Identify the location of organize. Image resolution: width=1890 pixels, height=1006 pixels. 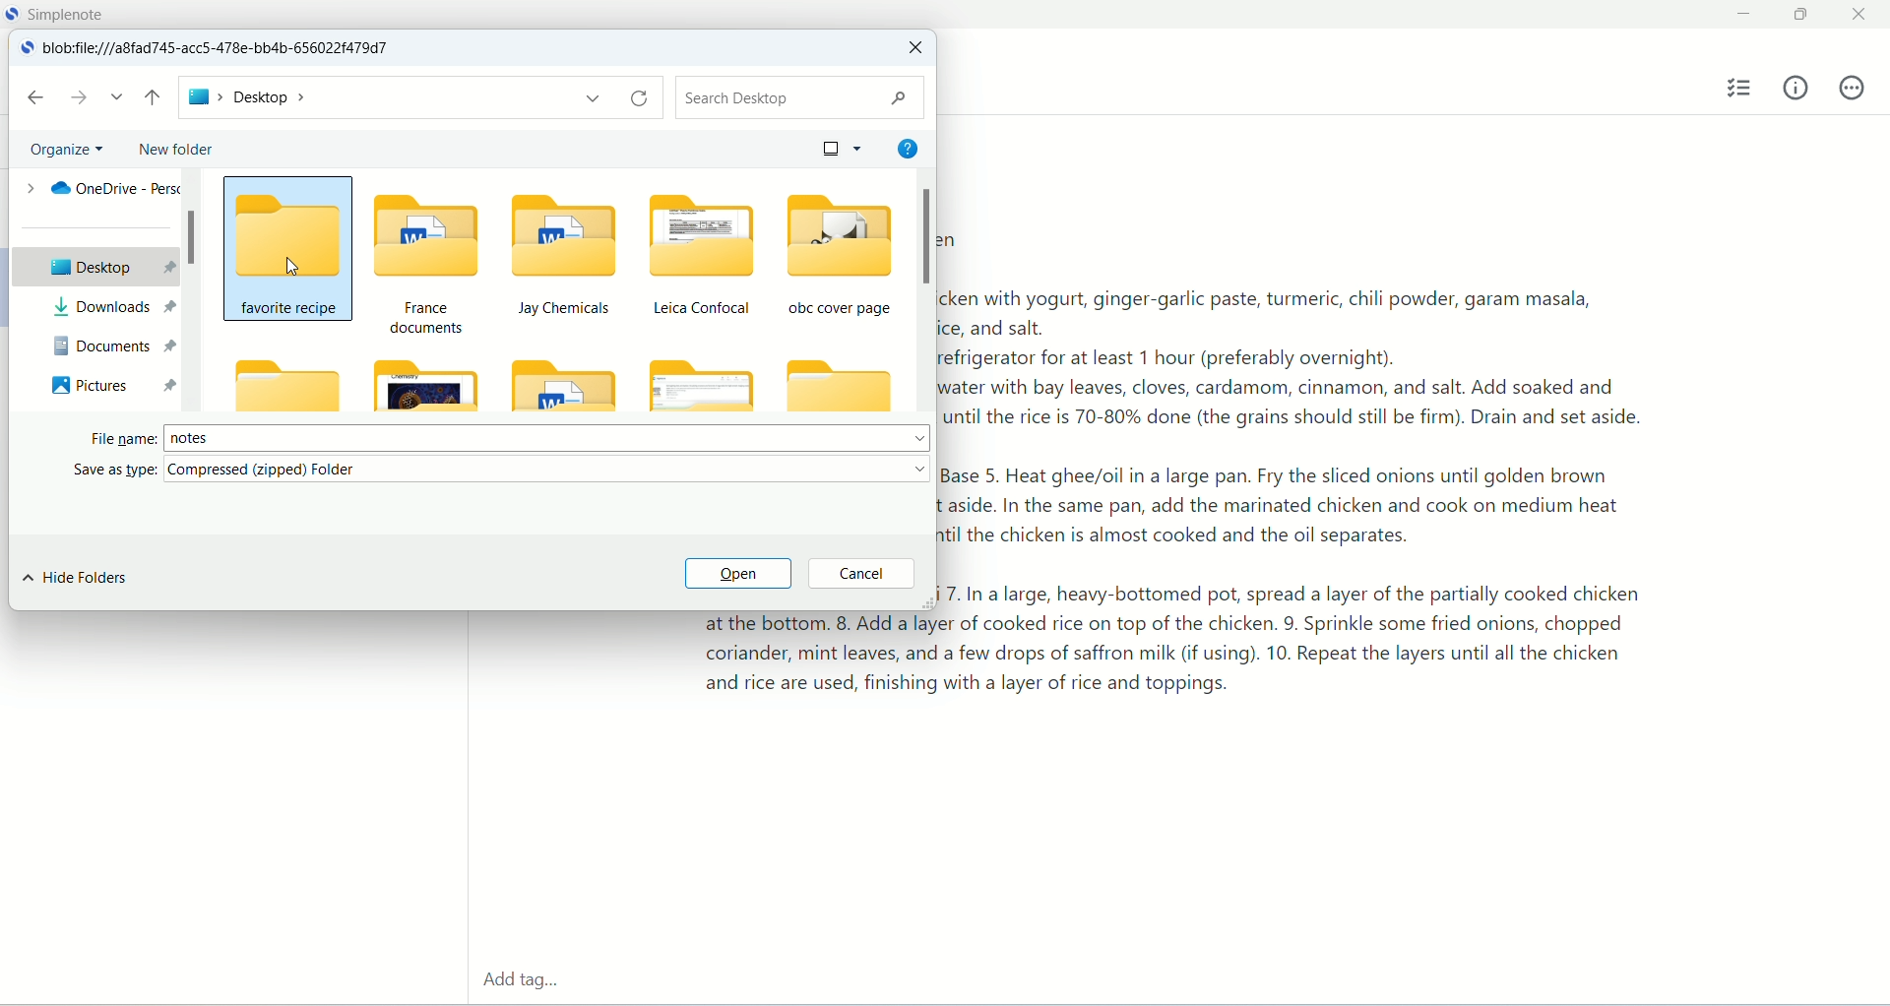
(69, 148).